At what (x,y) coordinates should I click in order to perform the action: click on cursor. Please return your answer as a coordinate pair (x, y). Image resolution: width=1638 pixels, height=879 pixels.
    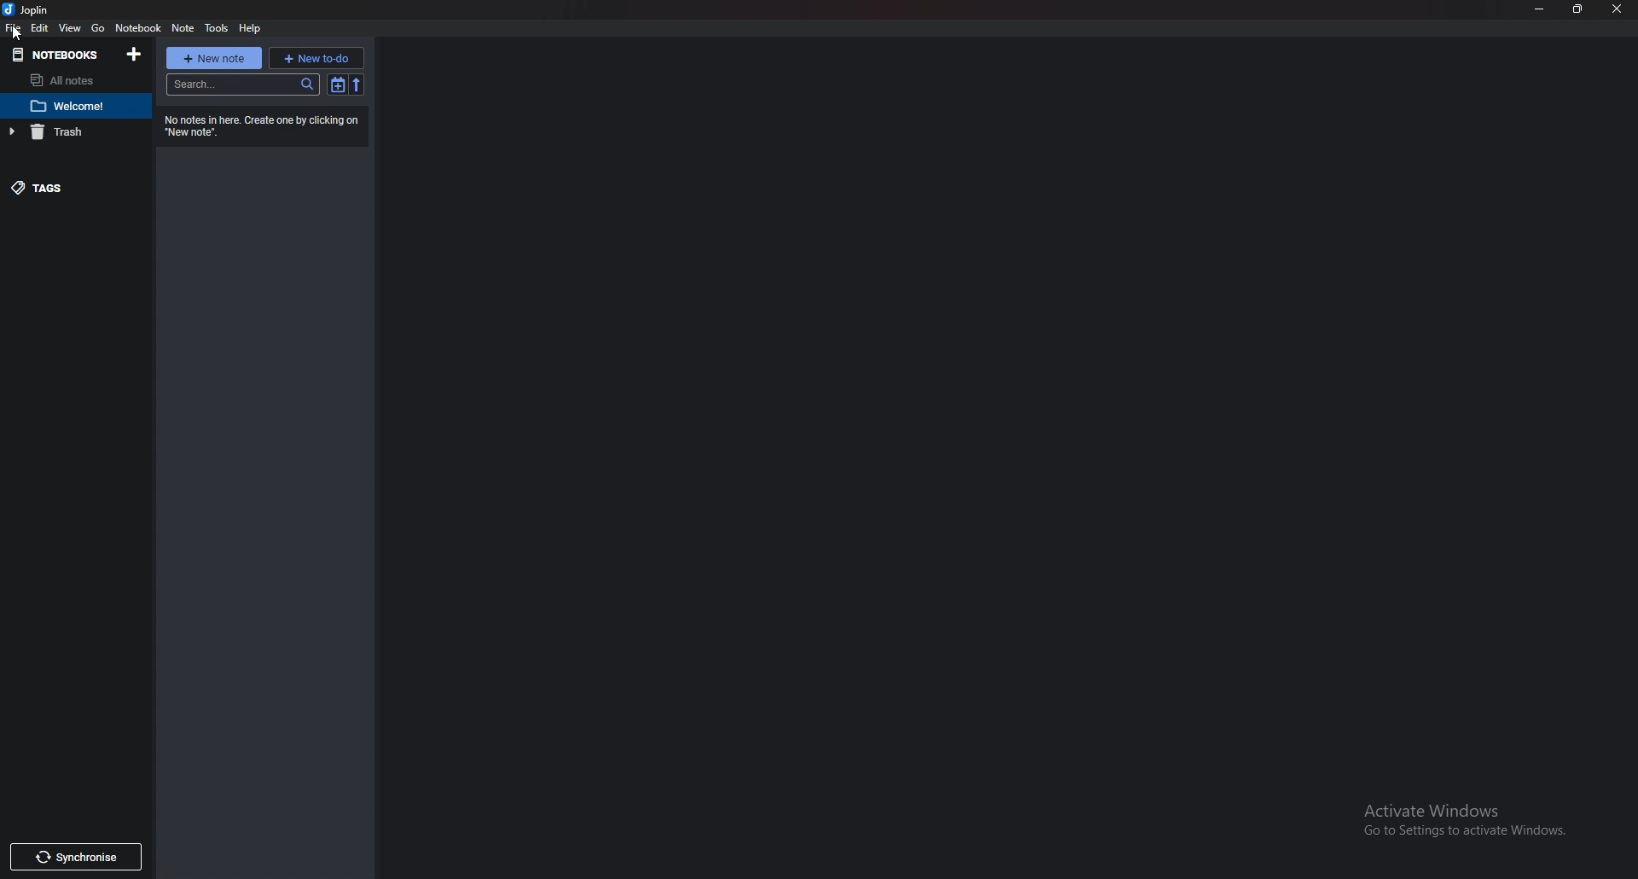
    Looking at the image, I should click on (19, 35).